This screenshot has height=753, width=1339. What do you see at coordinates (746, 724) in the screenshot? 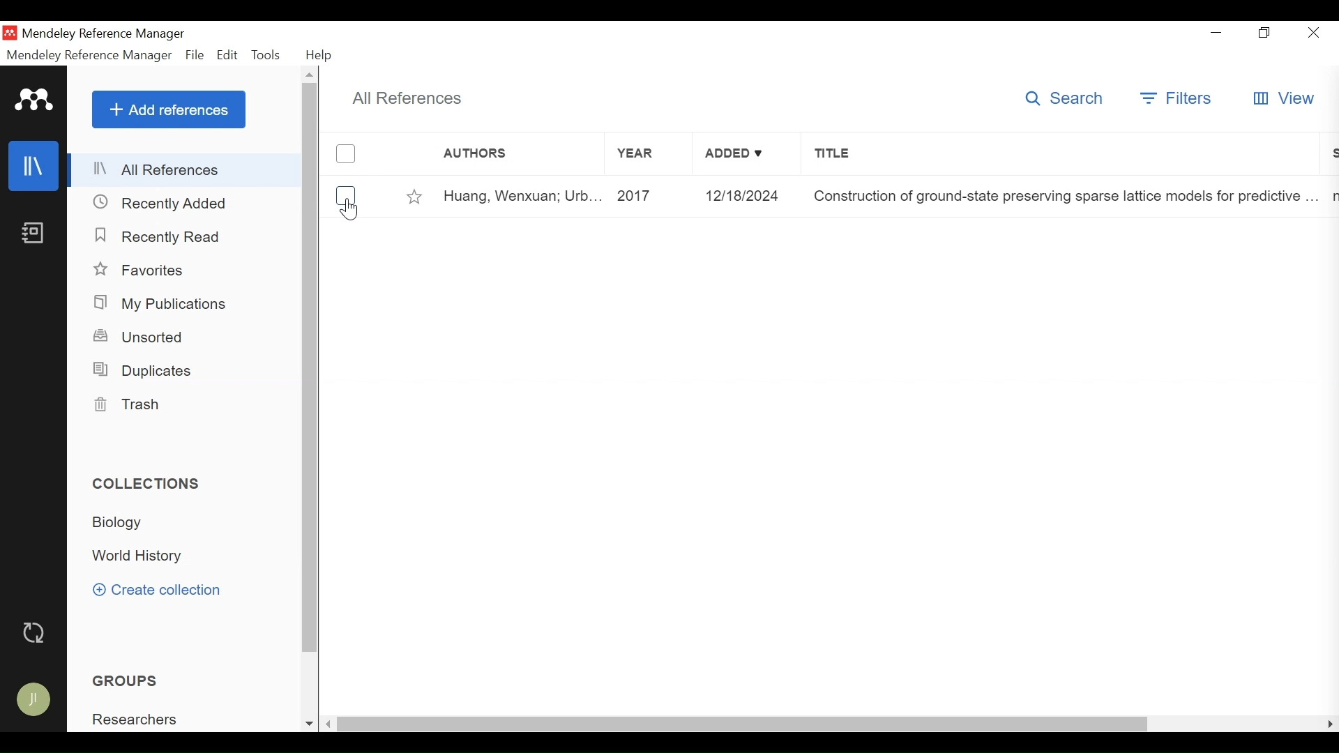
I see `Vertical Scroll bar` at bounding box center [746, 724].